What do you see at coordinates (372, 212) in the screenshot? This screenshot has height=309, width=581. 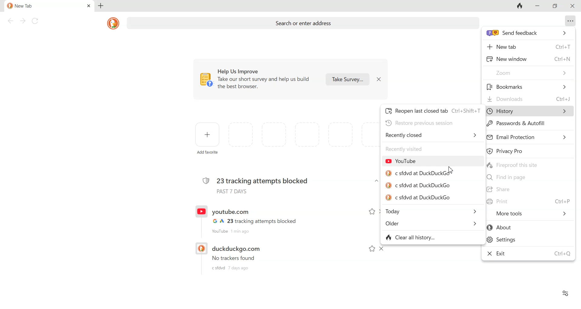 I see `Add to favorite` at bounding box center [372, 212].